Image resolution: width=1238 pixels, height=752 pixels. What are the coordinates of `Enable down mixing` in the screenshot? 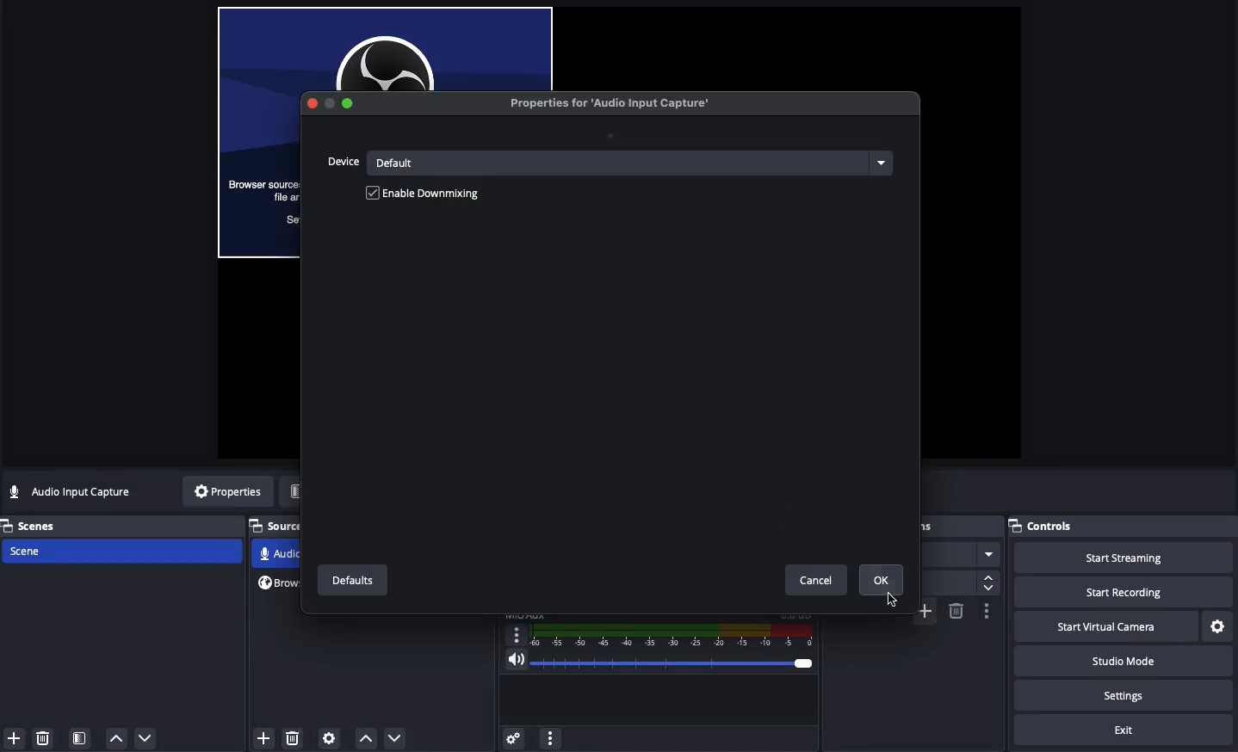 It's located at (435, 194).